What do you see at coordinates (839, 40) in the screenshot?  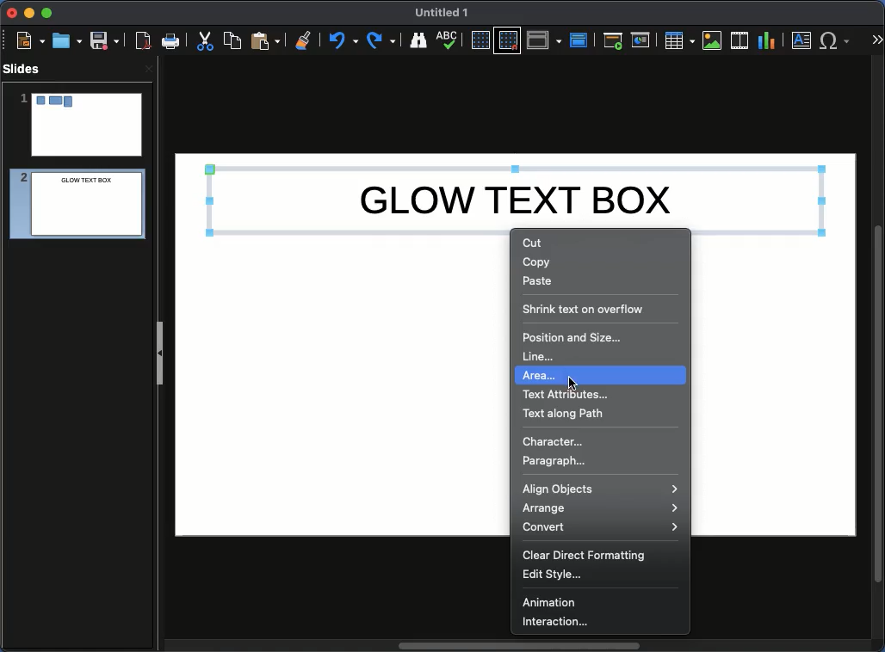 I see `Special characters` at bounding box center [839, 40].